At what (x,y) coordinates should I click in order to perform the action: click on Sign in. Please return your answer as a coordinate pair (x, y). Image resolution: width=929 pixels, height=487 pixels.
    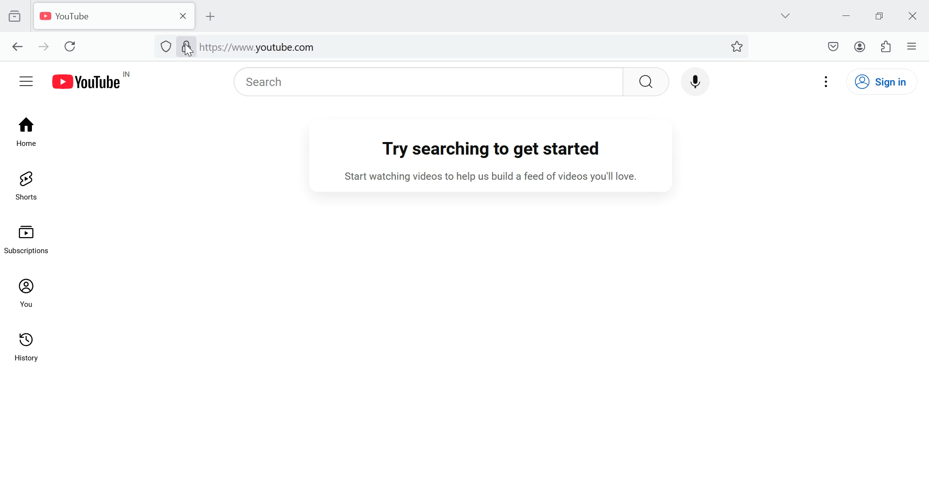
    Looking at the image, I should click on (887, 81).